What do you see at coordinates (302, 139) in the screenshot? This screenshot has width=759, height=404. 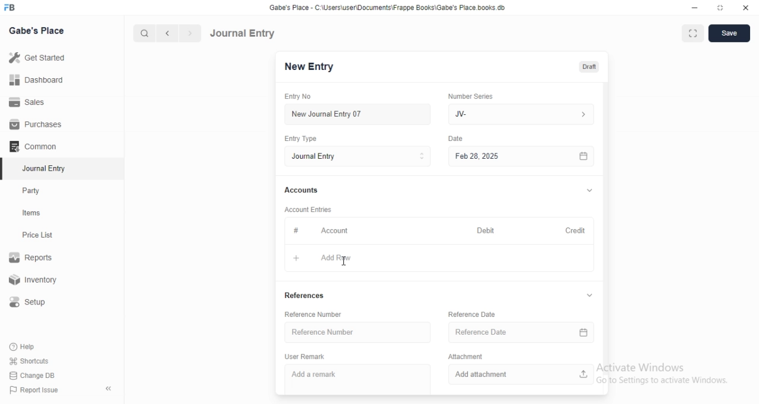 I see `Entry Type` at bounding box center [302, 139].